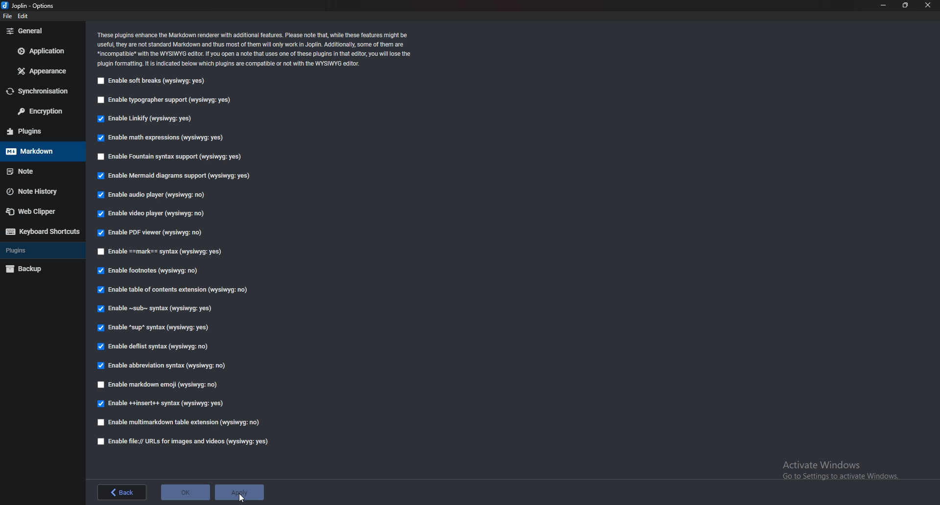 The width and height of the screenshot is (940, 505). Describe the element at coordinates (152, 346) in the screenshot. I see `enable deflist syntax` at that location.